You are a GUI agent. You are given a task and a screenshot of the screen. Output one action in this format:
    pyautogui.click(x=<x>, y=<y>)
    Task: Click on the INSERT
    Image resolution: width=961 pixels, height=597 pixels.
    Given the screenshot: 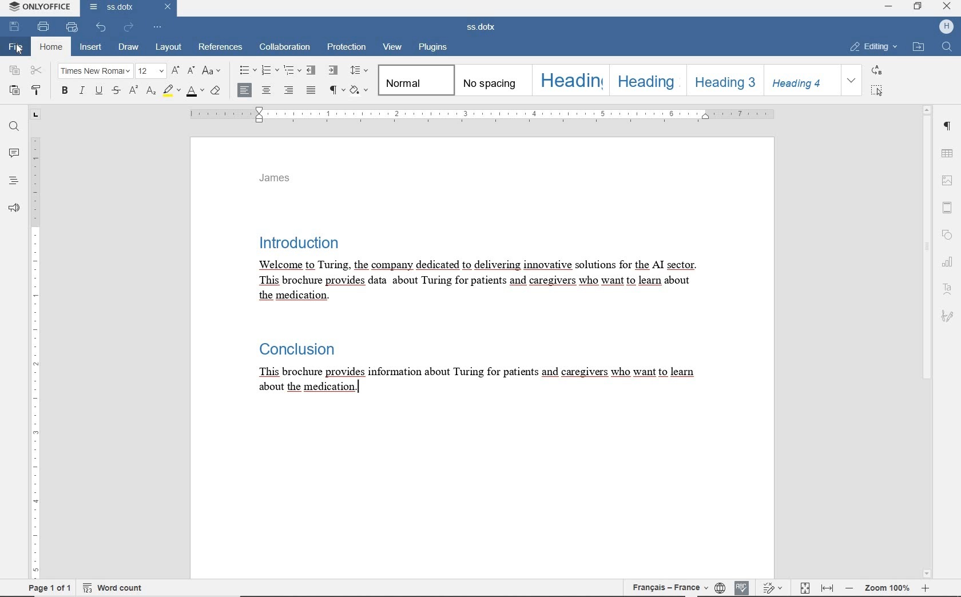 What is the action you would take?
    pyautogui.click(x=90, y=48)
    